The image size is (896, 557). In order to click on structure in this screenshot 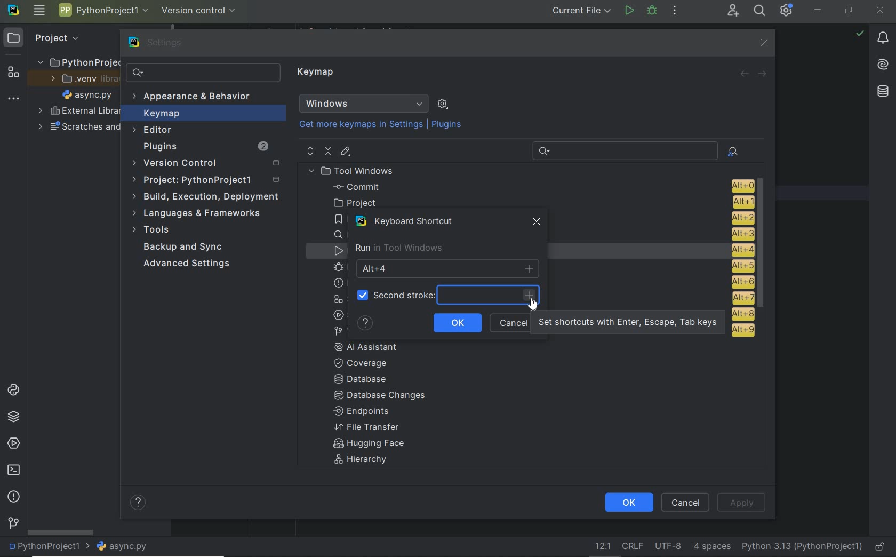, I will do `click(12, 71)`.